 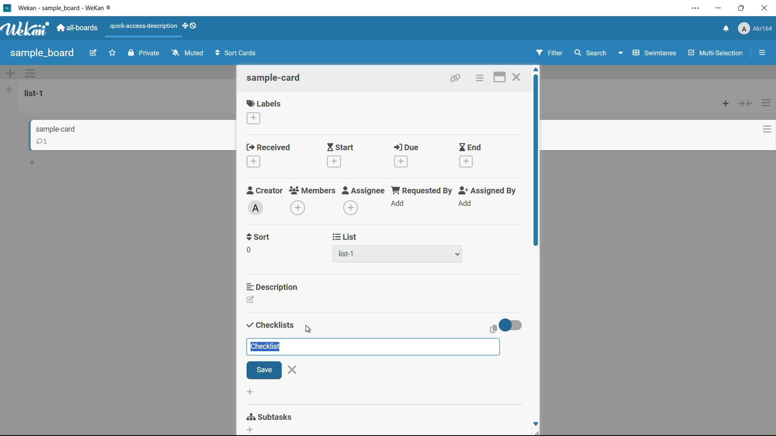 I want to click on profile, so click(x=756, y=29).